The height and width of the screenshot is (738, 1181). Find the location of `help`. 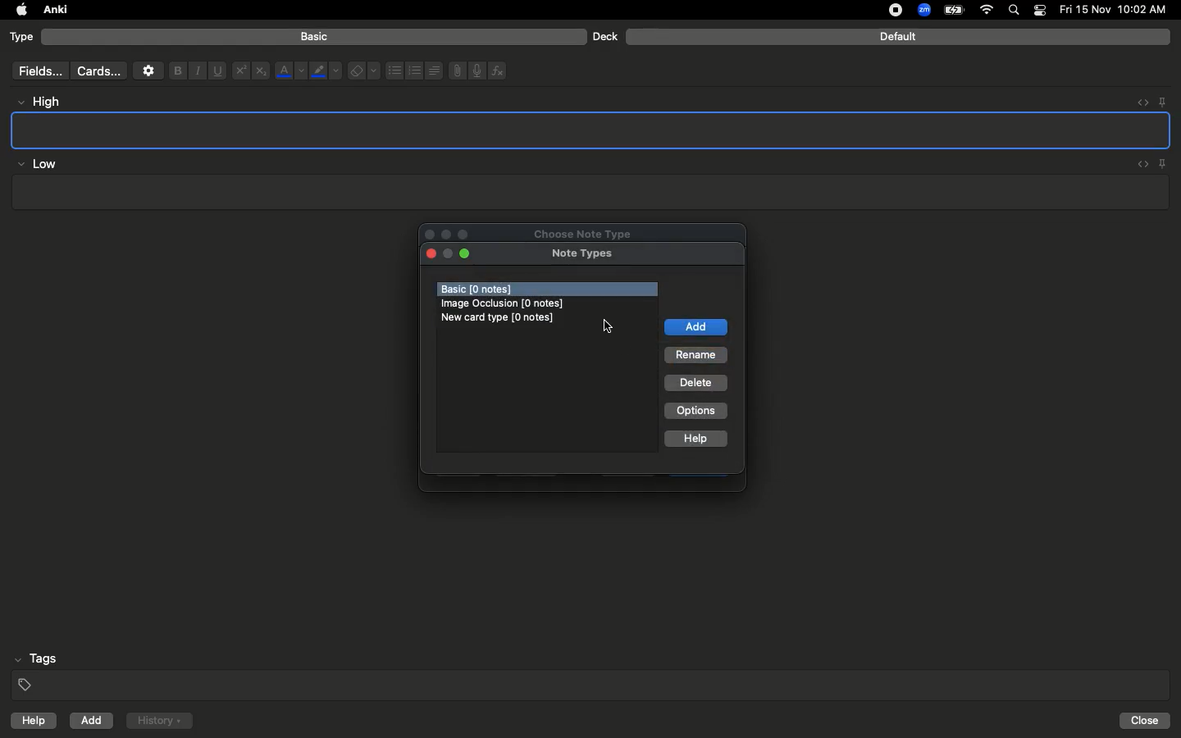

help is located at coordinates (30, 722).